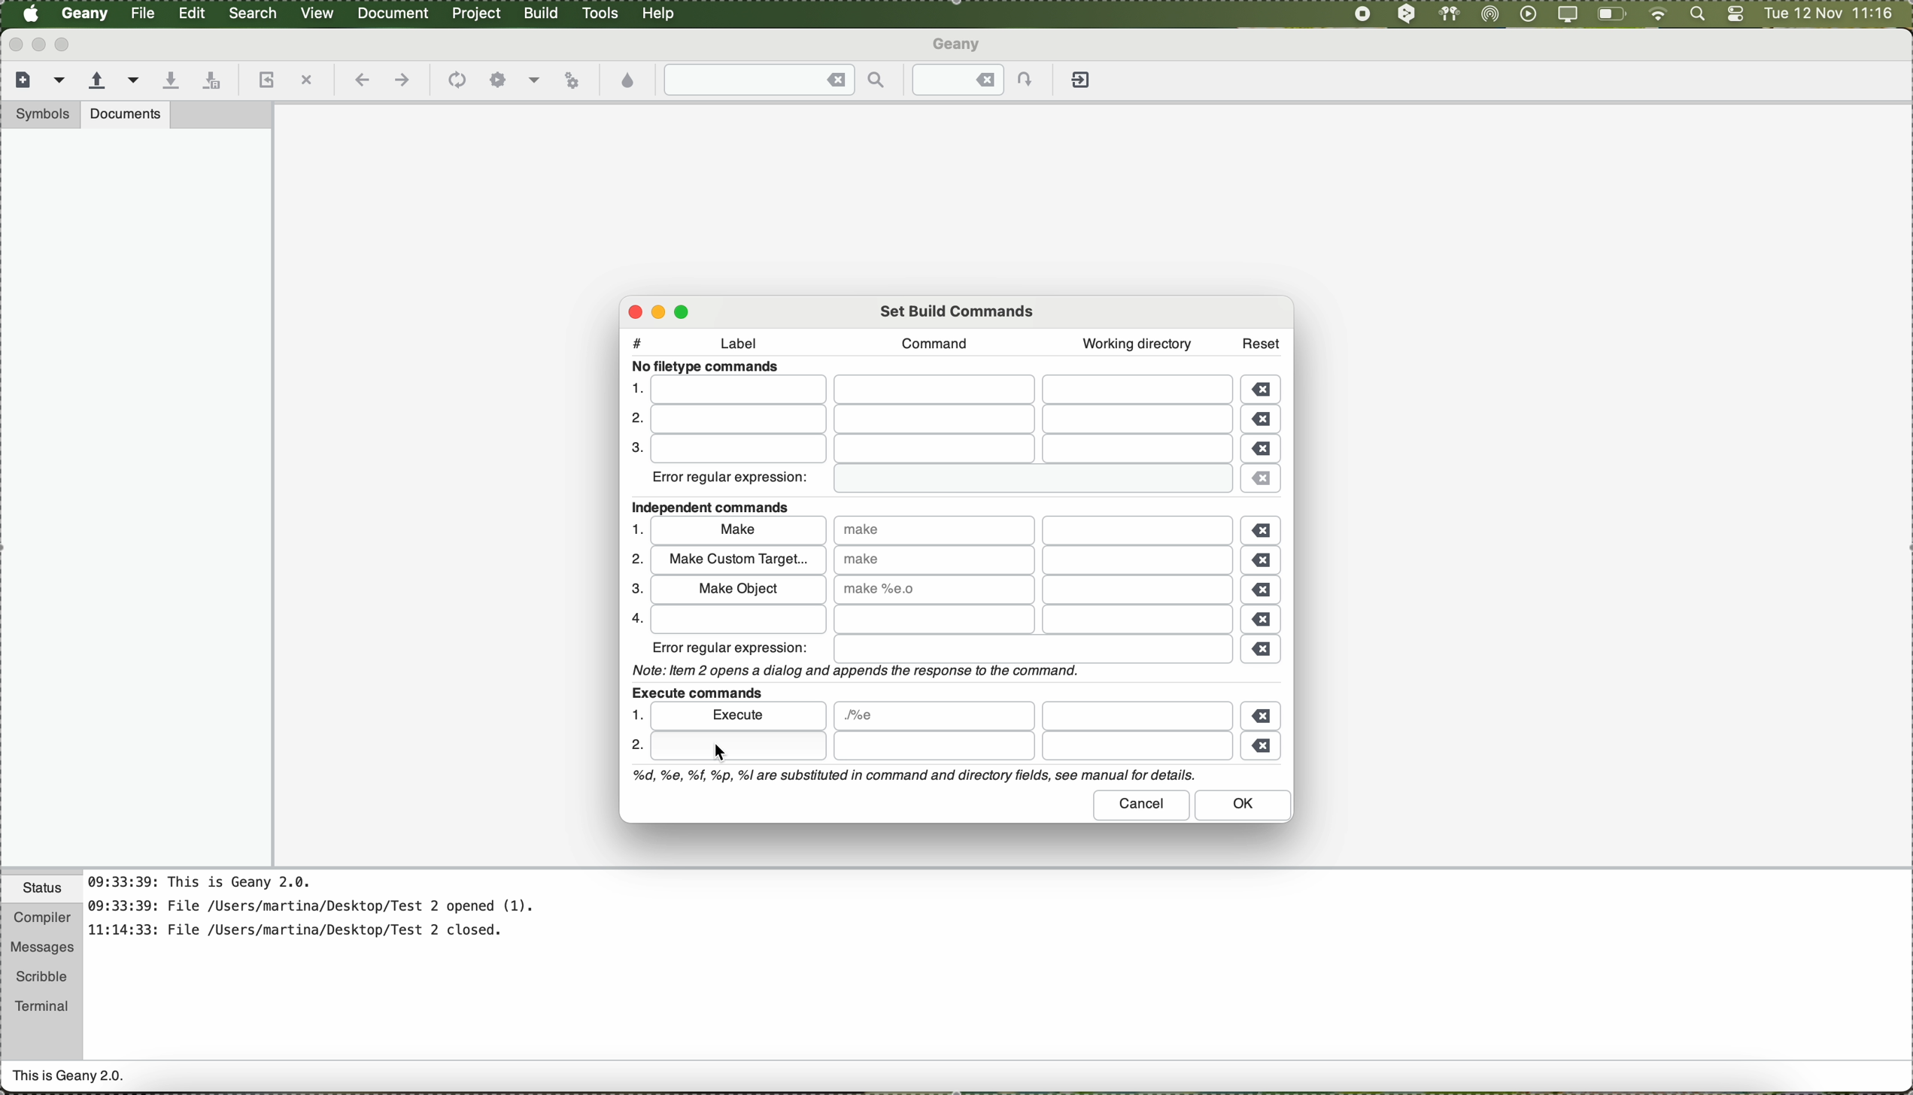 The image size is (1913, 1095). I want to click on execute commands, so click(696, 690).